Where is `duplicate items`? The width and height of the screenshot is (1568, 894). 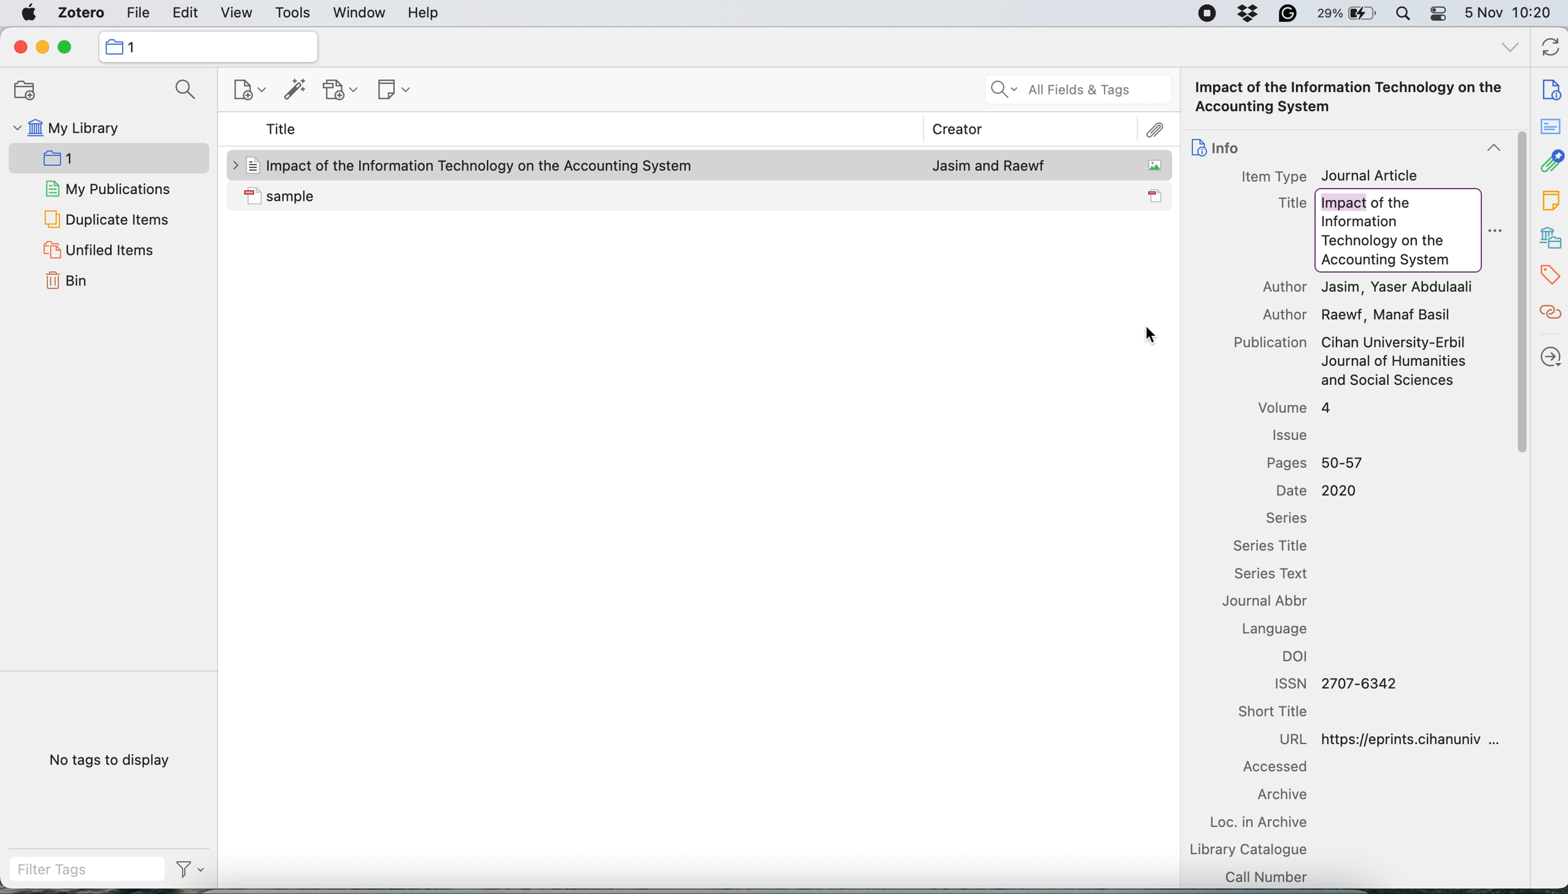 duplicate items is located at coordinates (105, 221).